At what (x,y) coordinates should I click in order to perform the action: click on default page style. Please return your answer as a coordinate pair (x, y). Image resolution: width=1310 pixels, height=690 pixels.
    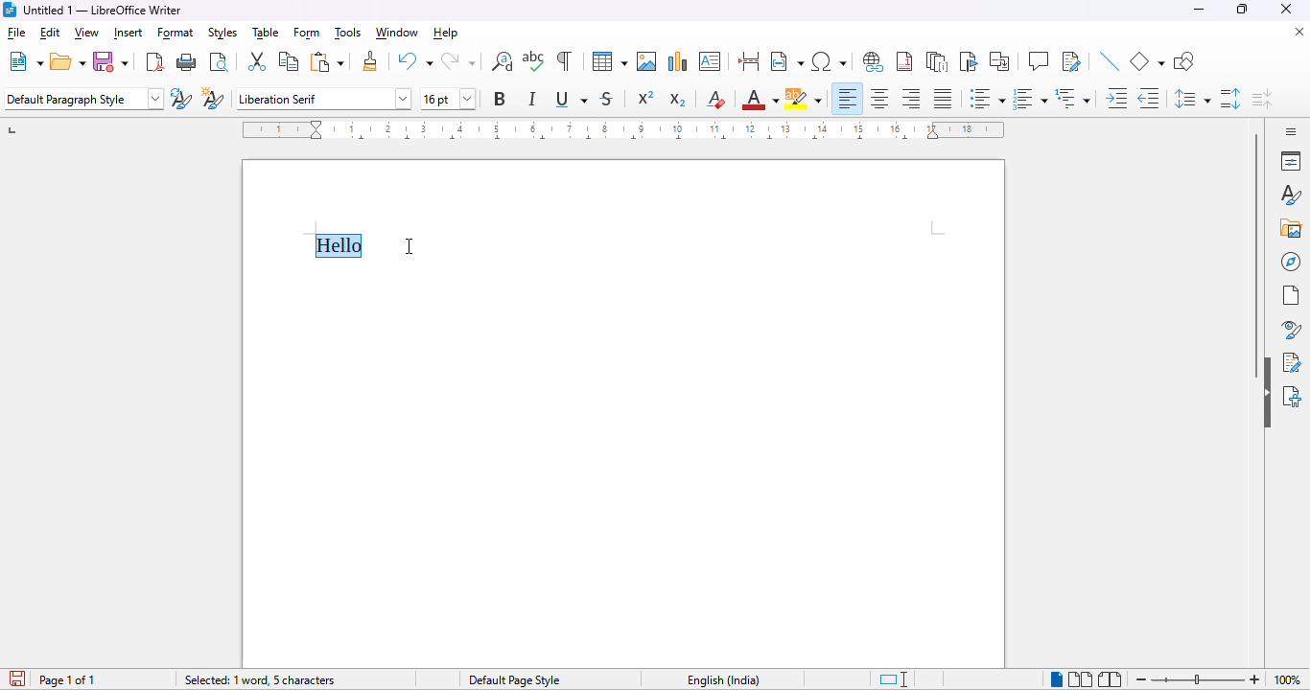
    Looking at the image, I should click on (514, 680).